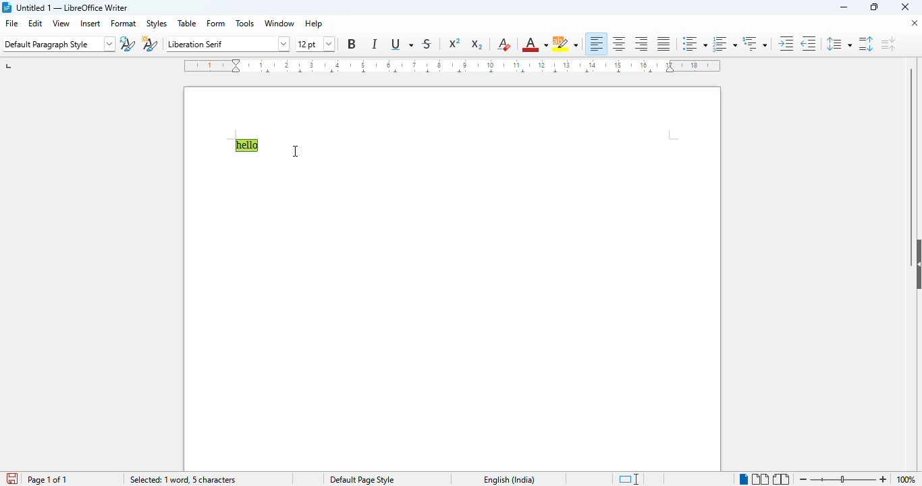 This screenshot has width=922, height=486. What do you see at coordinates (911, 25) in the screenshot?
I see `close` at bounding box center [911, 25].